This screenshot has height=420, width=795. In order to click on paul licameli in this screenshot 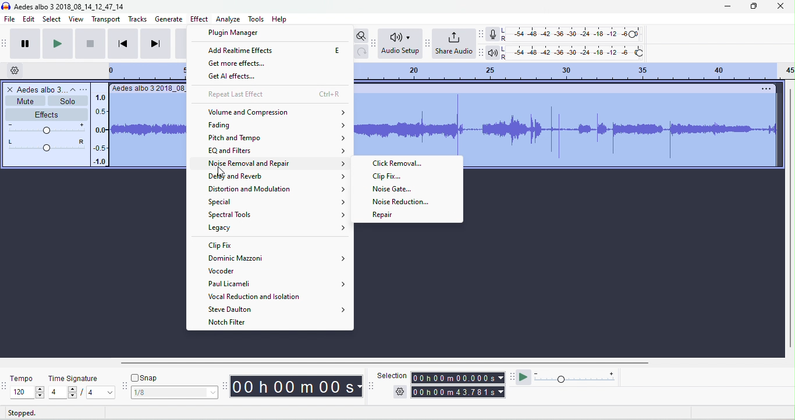, I will do `click(278, 284)`.